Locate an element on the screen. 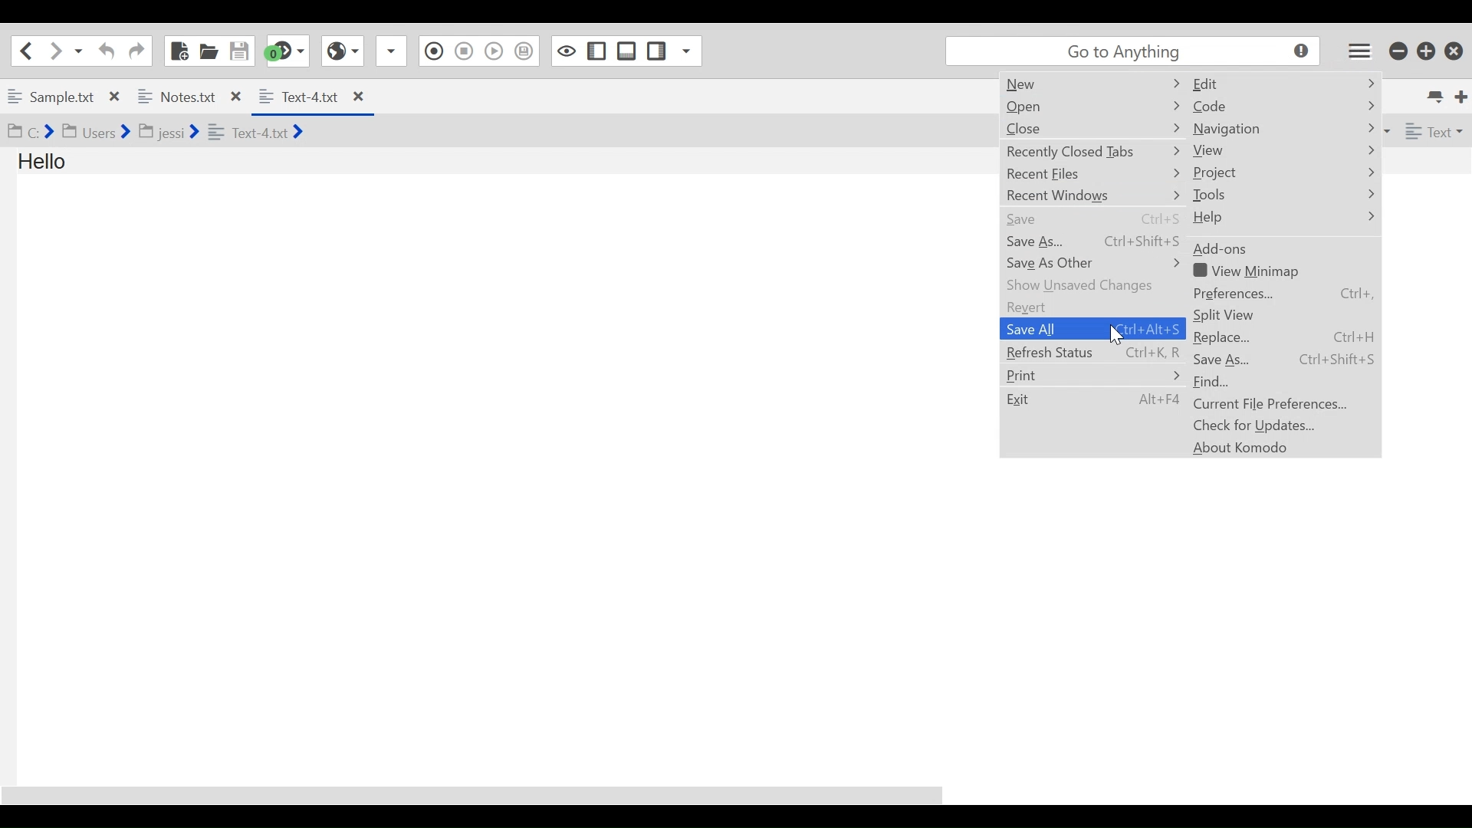 This screenshot has width=1472, height=828. Help is located at coordinates (1286, 219).